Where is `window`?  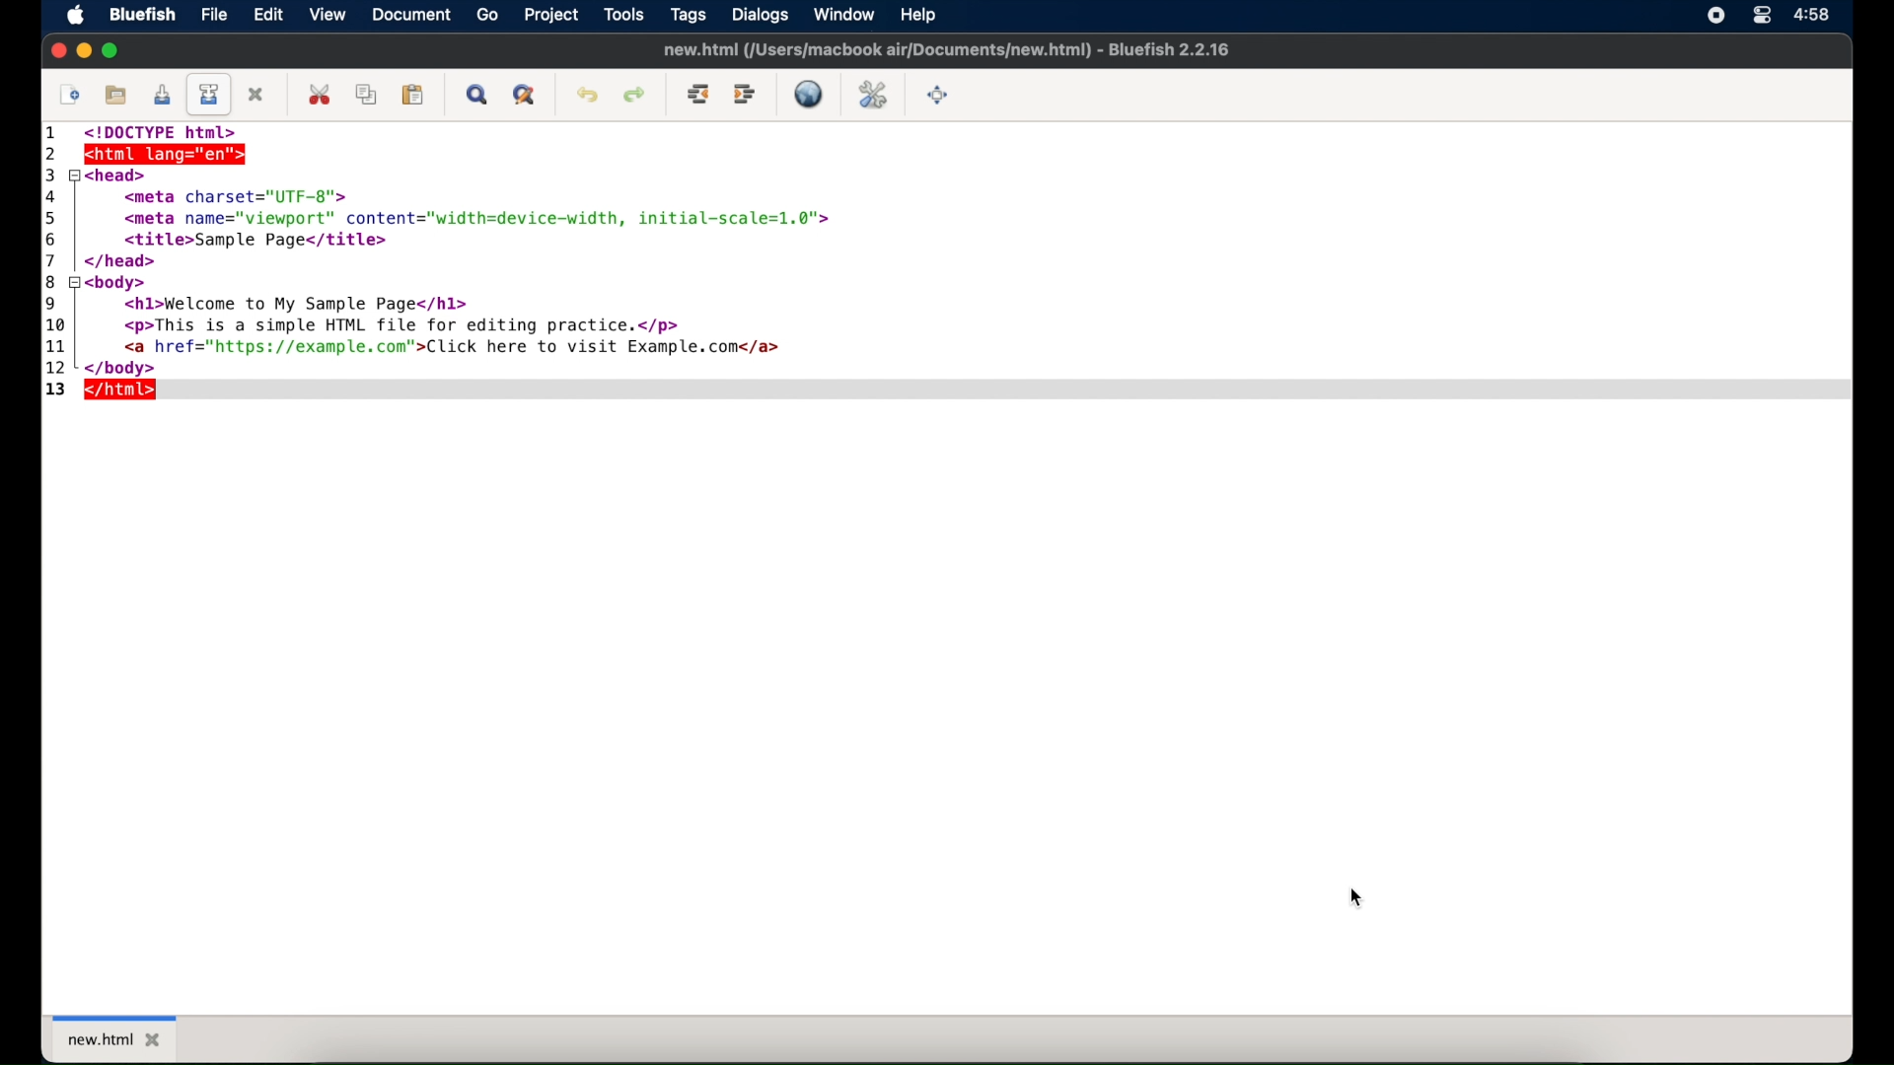 window is located at coordinates (844, 14).